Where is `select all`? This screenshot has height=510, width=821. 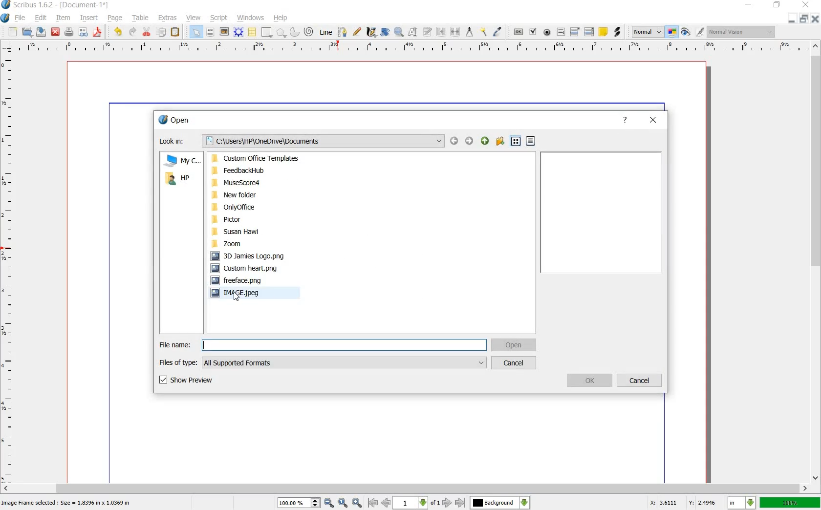
select all is located at coordinates (195, 32).